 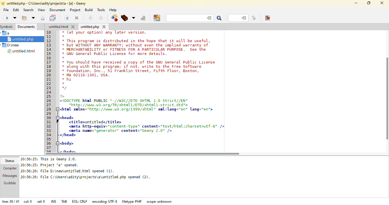 I want to click on collapse, so click(x=58, y=110).